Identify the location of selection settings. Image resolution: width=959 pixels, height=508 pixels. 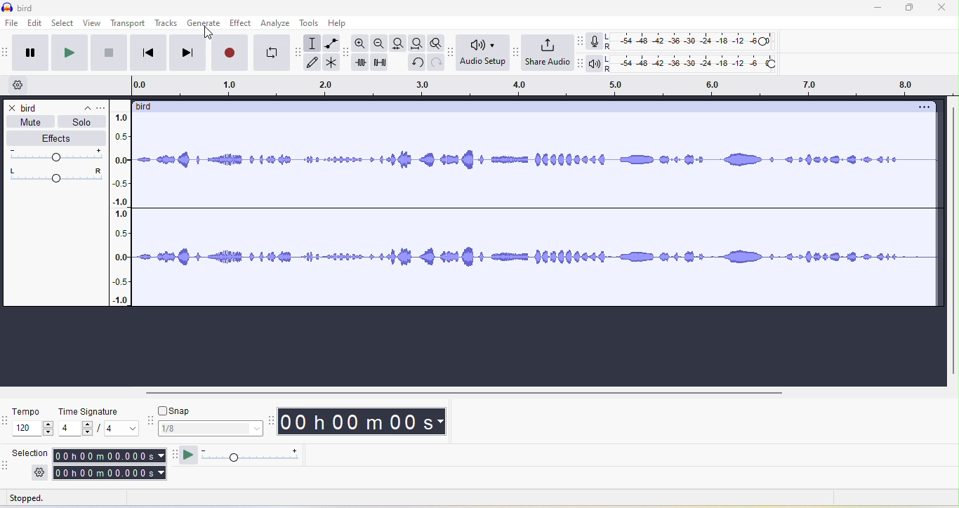
(39, 472).